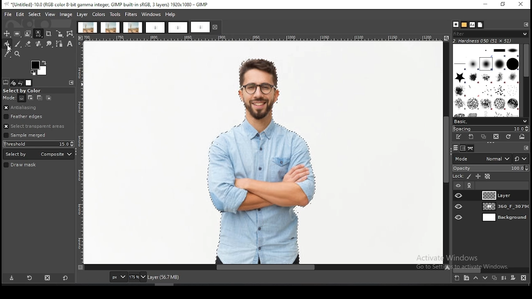  I want to click on restore, so click(504, 5).